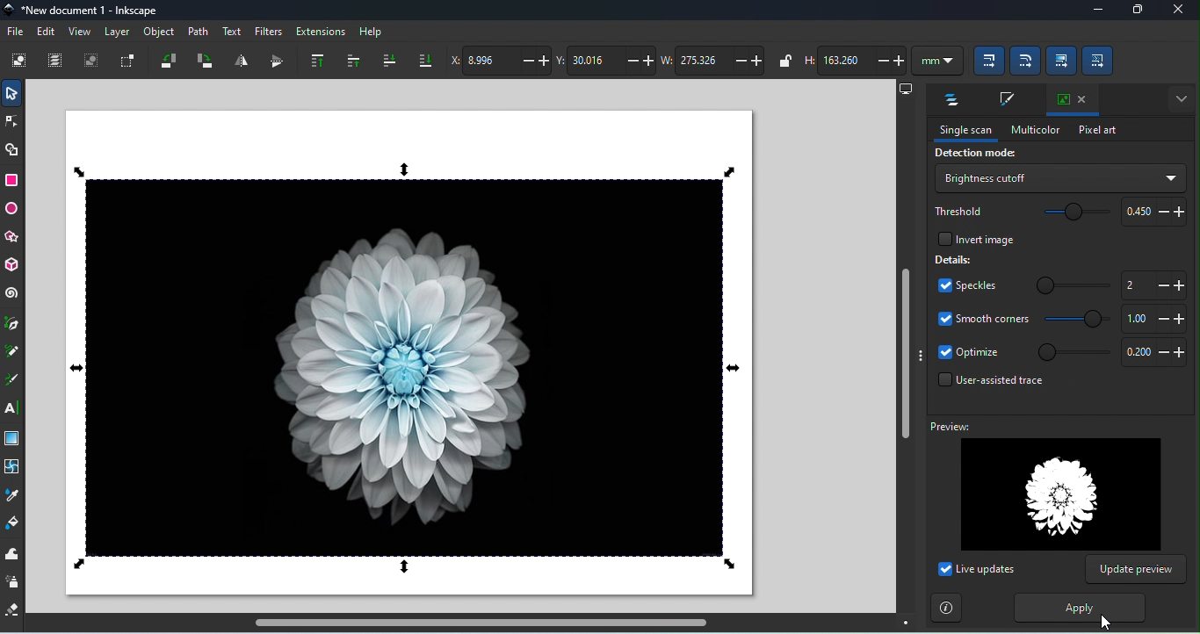  Describe the element at coordinates (936, 61) in the screenshot. I see `Units` at that location.